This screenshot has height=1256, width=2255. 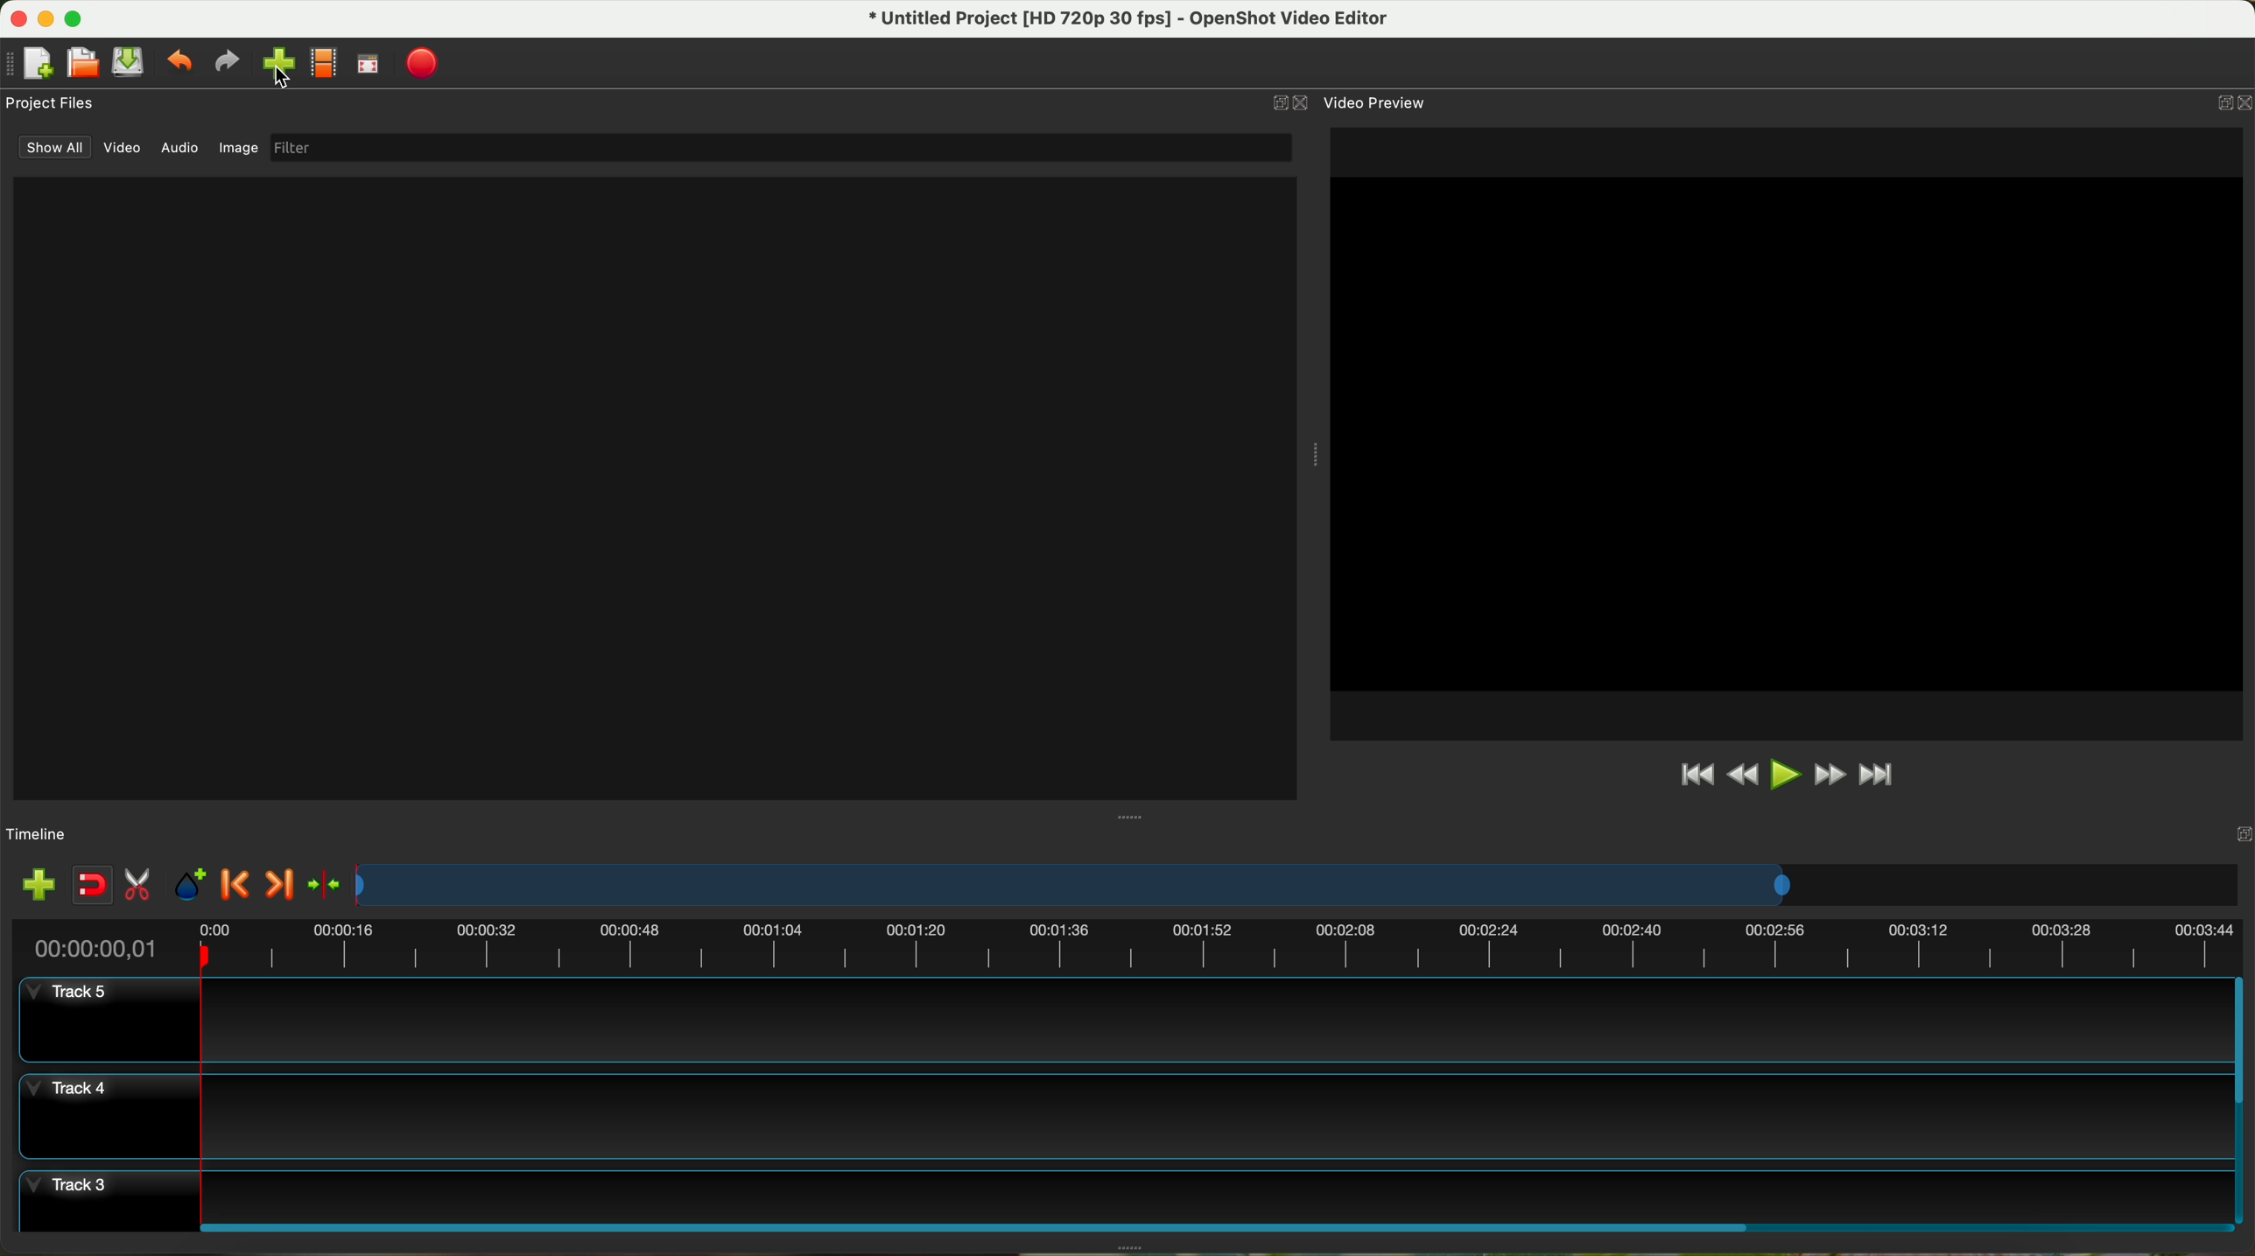 I want to click on redo, so click(x=226, y=61).